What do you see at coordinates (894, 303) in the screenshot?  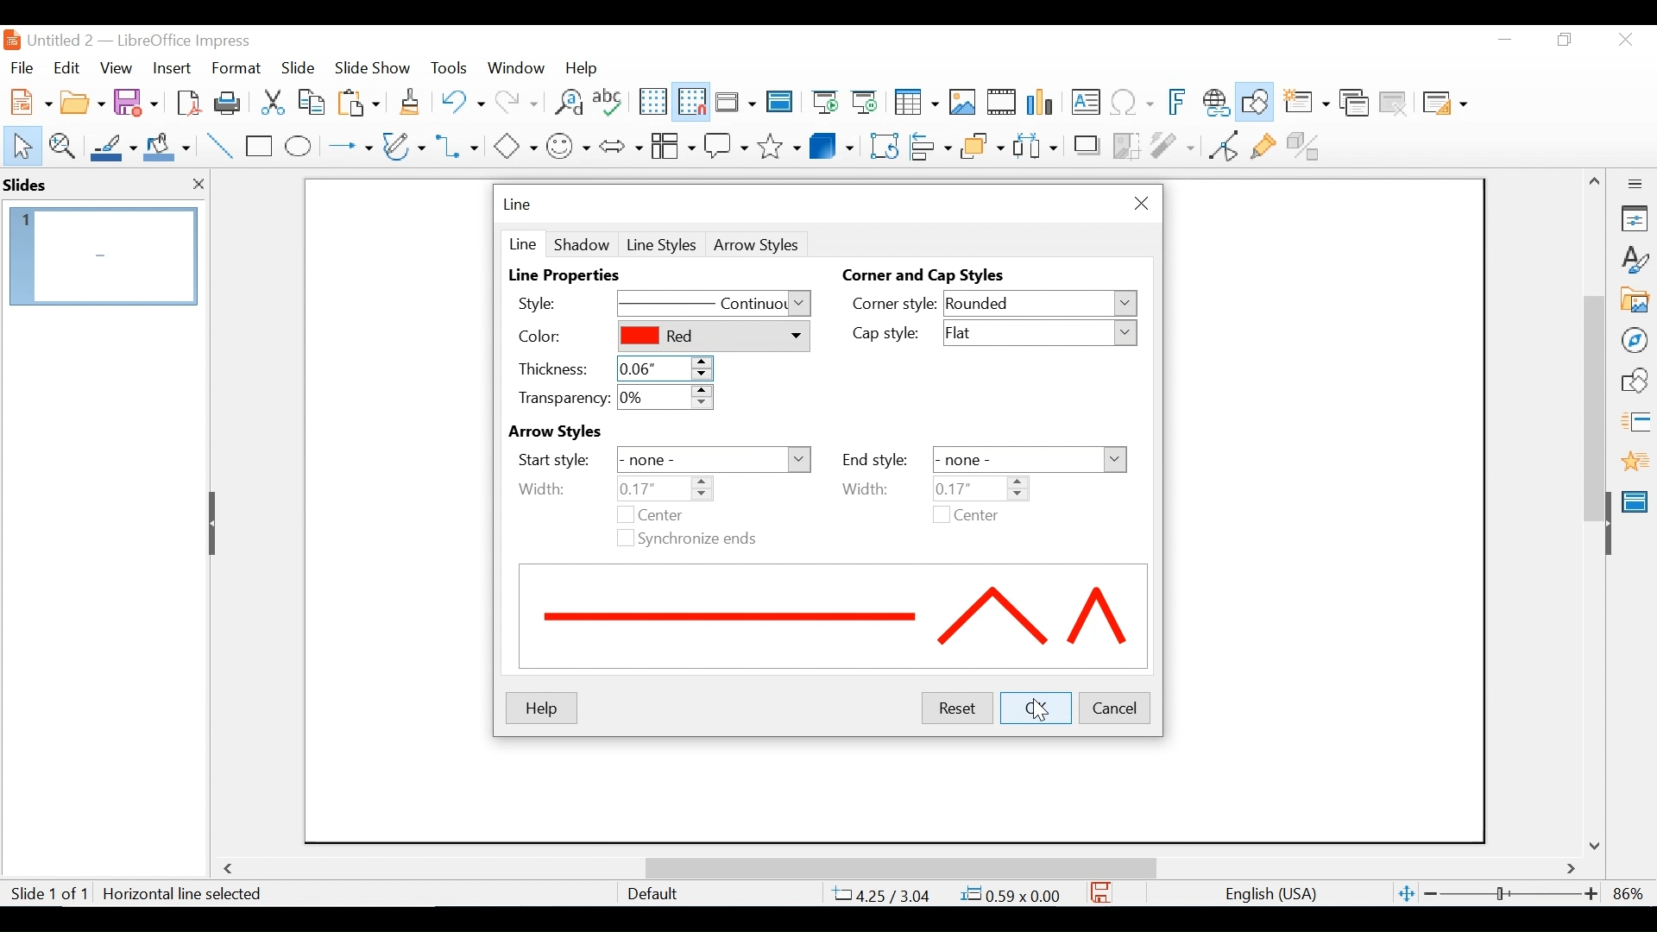 I see `Corner style` at bounding box center [894, 303].